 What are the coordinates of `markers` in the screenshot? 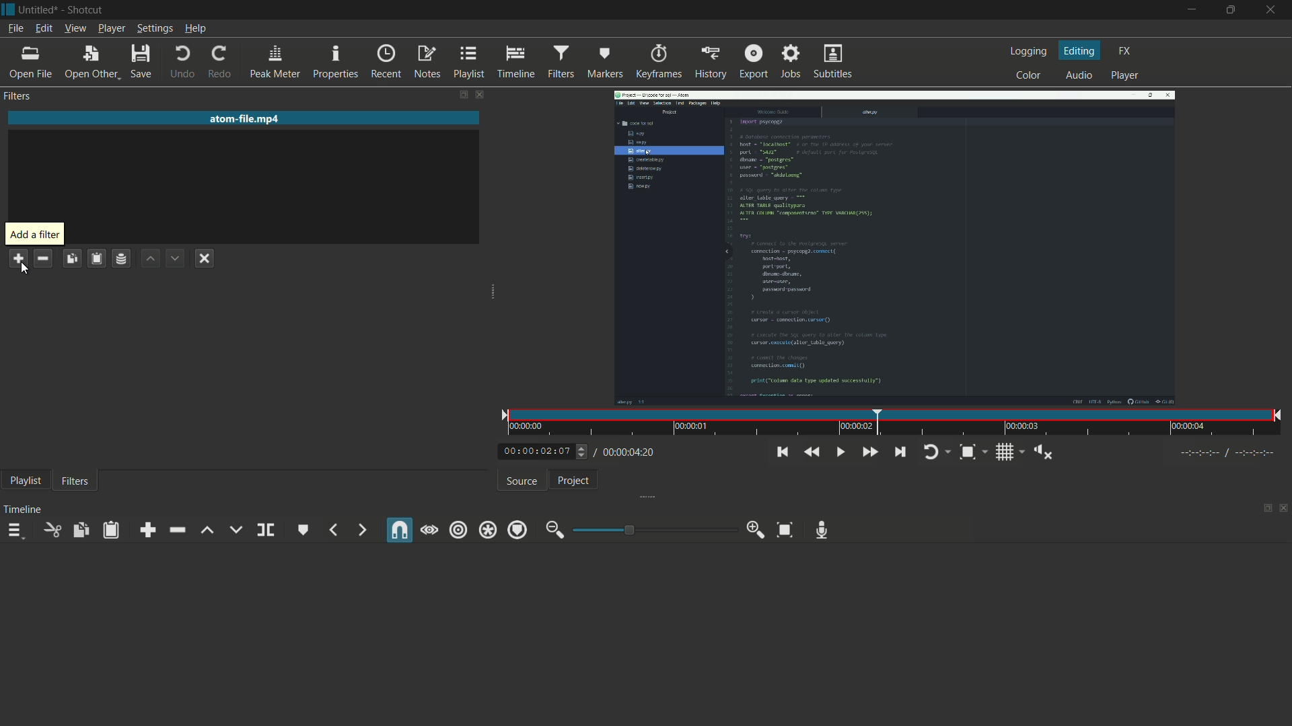 It's located at (604, 63).